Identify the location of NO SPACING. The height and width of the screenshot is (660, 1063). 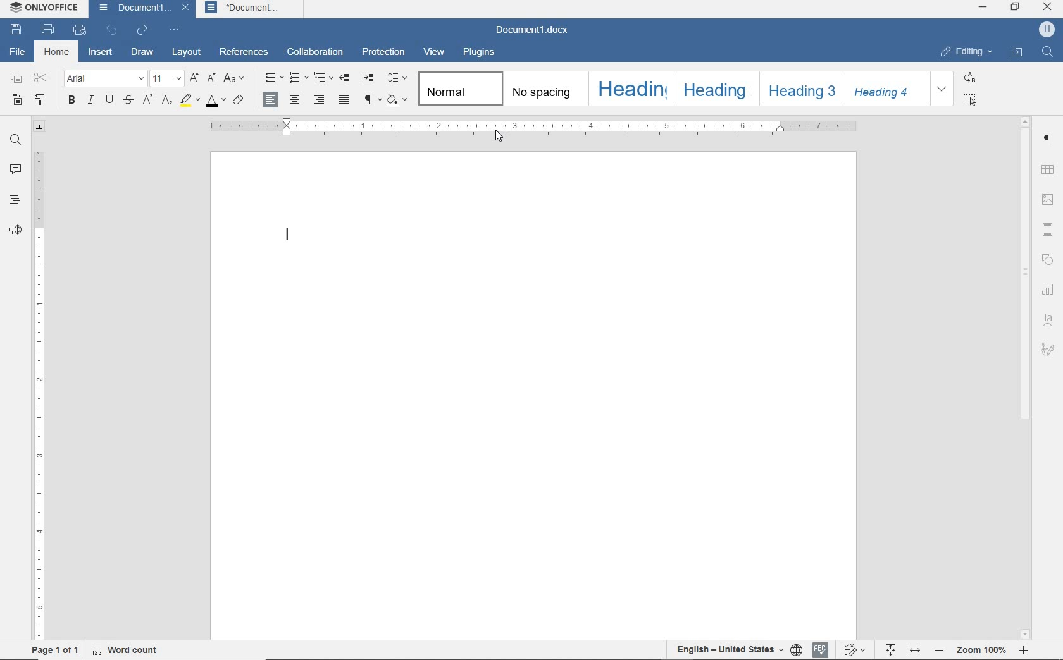
(544, 89).